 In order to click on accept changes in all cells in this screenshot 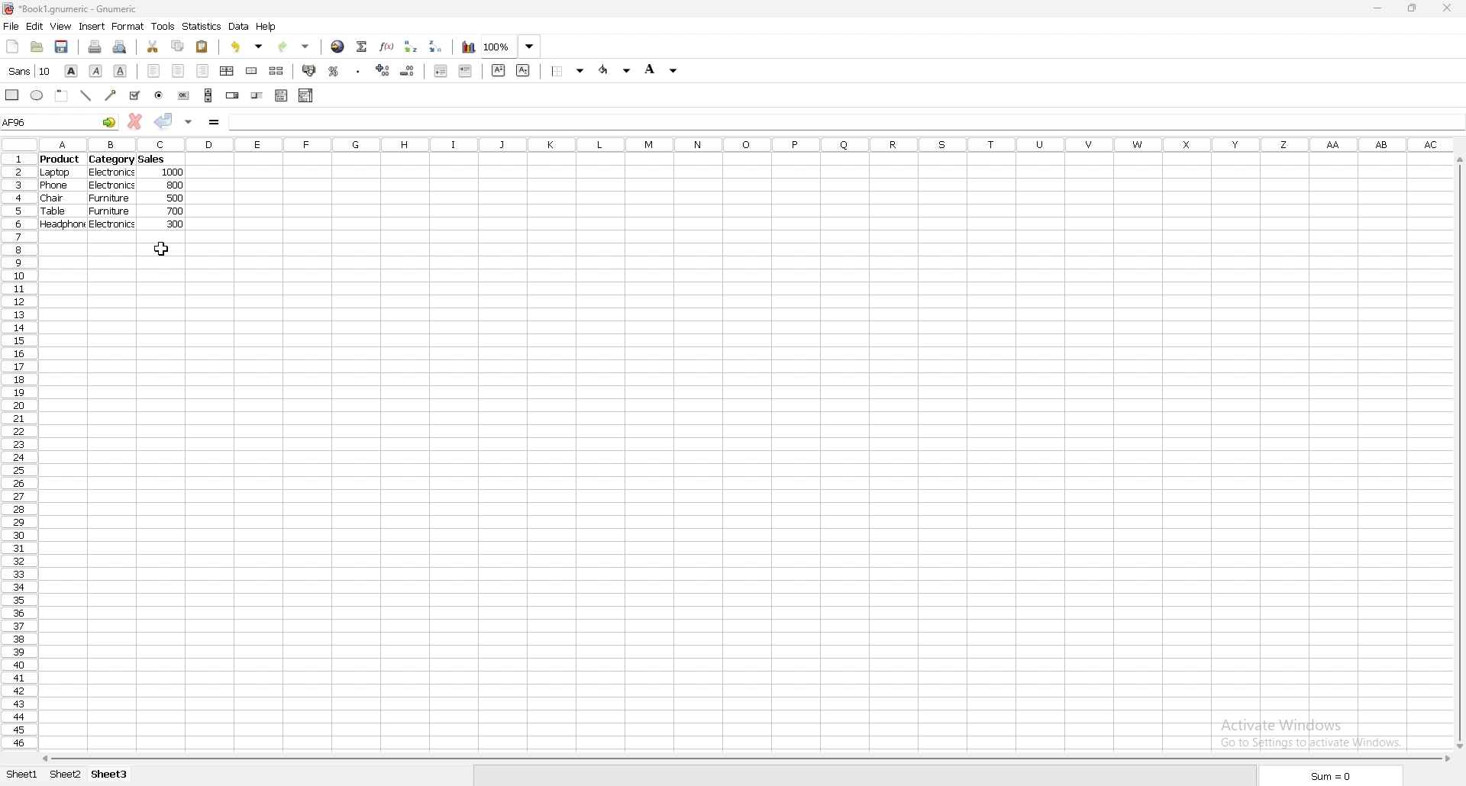, I will do `click(189, 121)`.